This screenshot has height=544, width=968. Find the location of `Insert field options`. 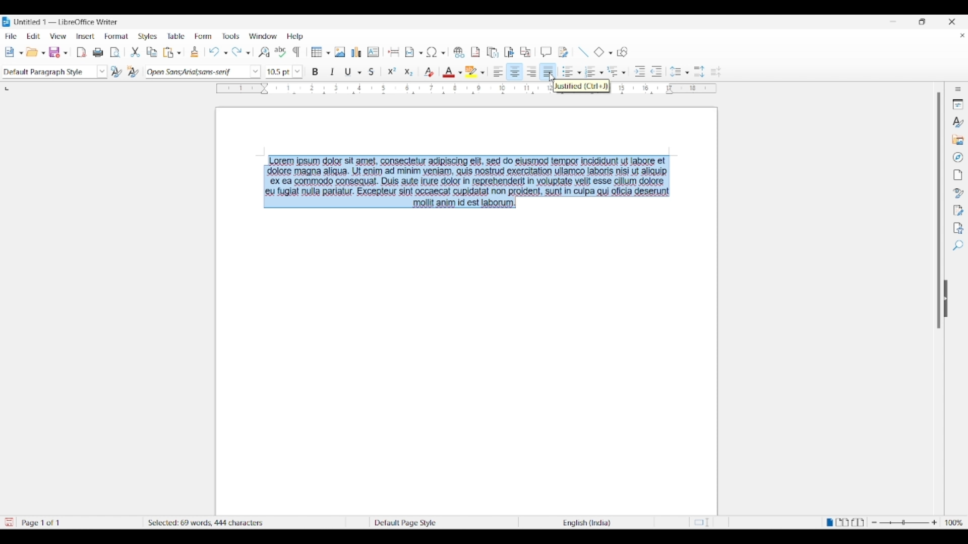

Insert field options is located at coordinates (421, 53).